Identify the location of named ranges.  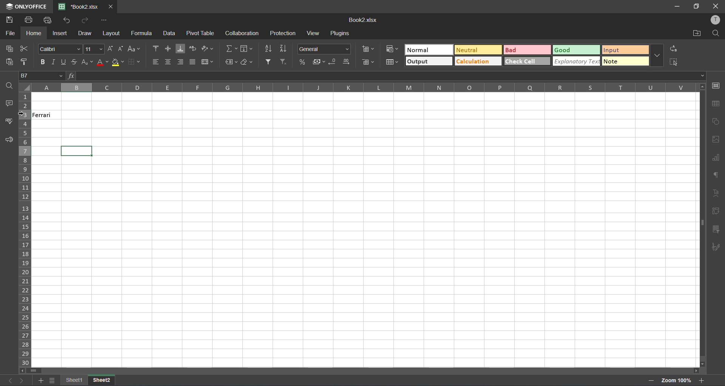
(230, 63).